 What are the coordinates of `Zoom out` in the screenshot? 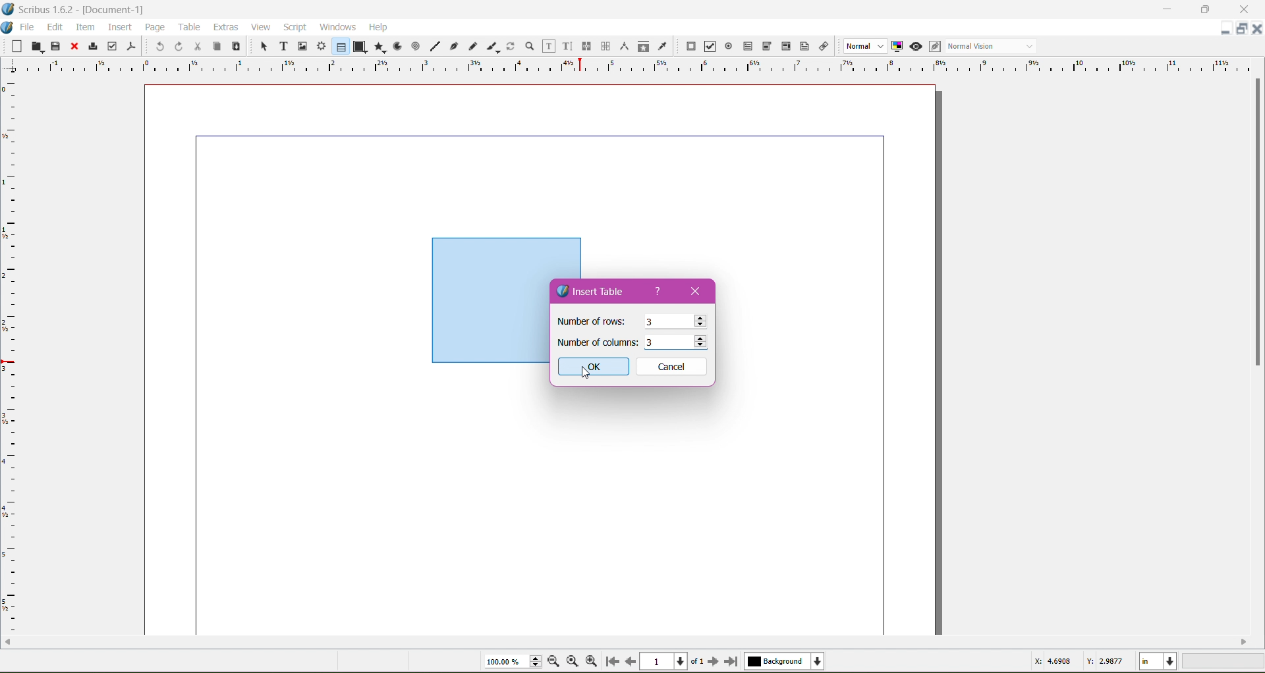 It's located at (556, 660).